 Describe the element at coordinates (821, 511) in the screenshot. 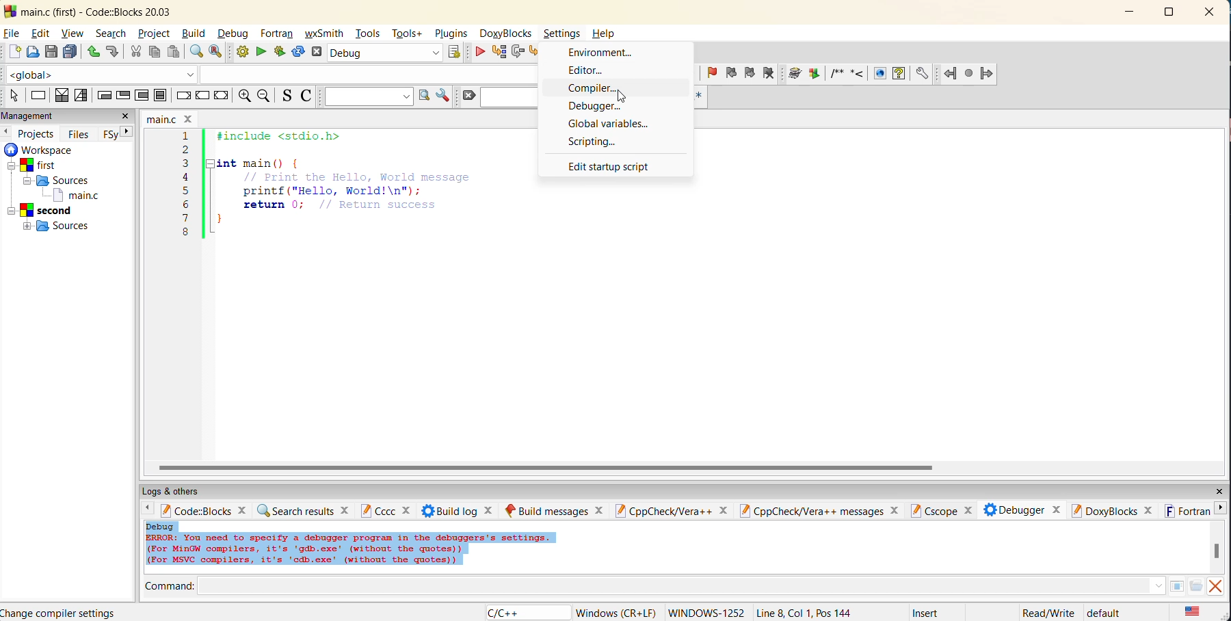

I see `cppcheck/vera++messages` at that location.